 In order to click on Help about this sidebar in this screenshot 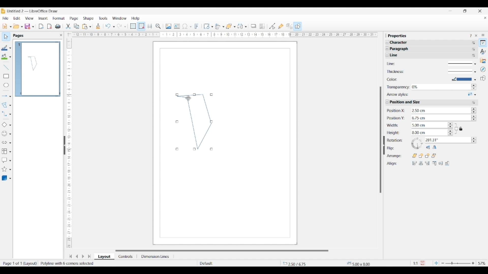, I will do `click(470, 36)`.